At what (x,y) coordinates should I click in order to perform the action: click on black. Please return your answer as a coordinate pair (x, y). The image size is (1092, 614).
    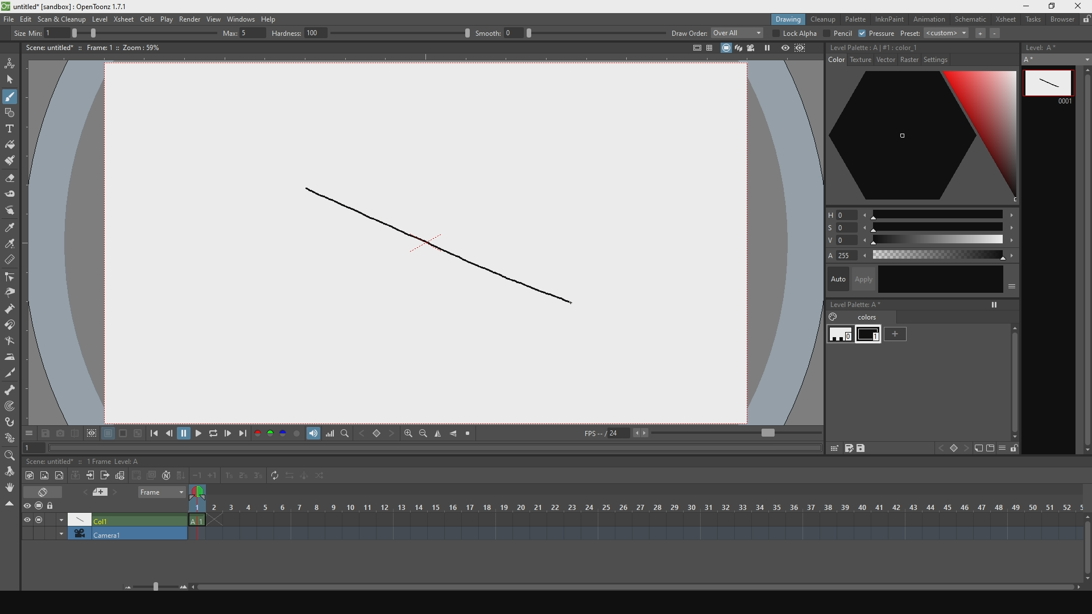
    Looking at the image, I should click on (869, 336).